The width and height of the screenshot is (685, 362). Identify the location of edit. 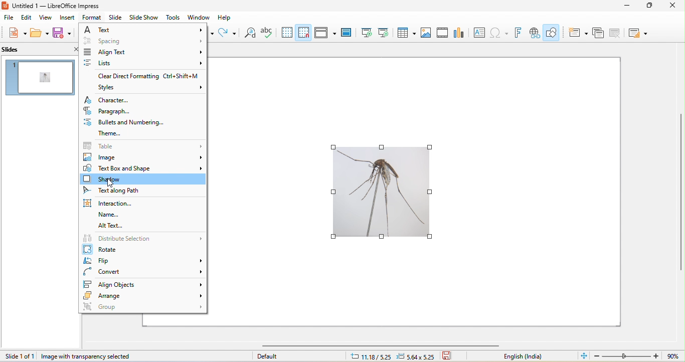
(26, 18).